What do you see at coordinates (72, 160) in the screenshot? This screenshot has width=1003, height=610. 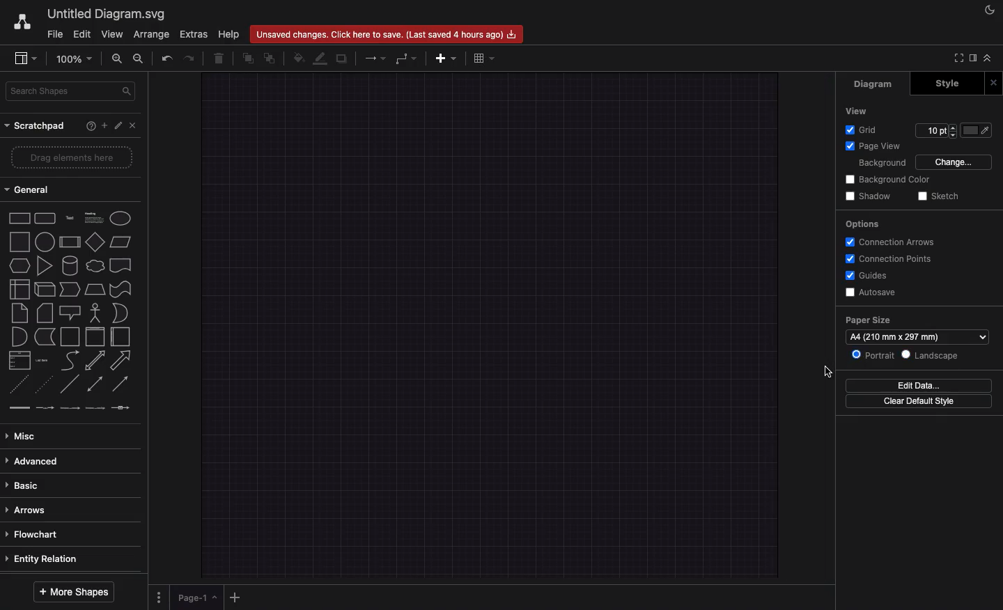 I see `Drag elements` at bounding box center [72, 160].